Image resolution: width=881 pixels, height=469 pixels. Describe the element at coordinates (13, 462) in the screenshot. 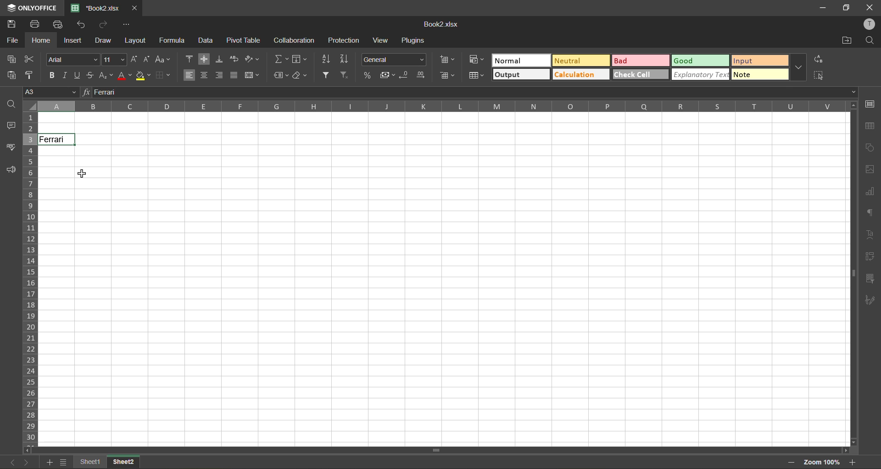

I see `previous` at that location.